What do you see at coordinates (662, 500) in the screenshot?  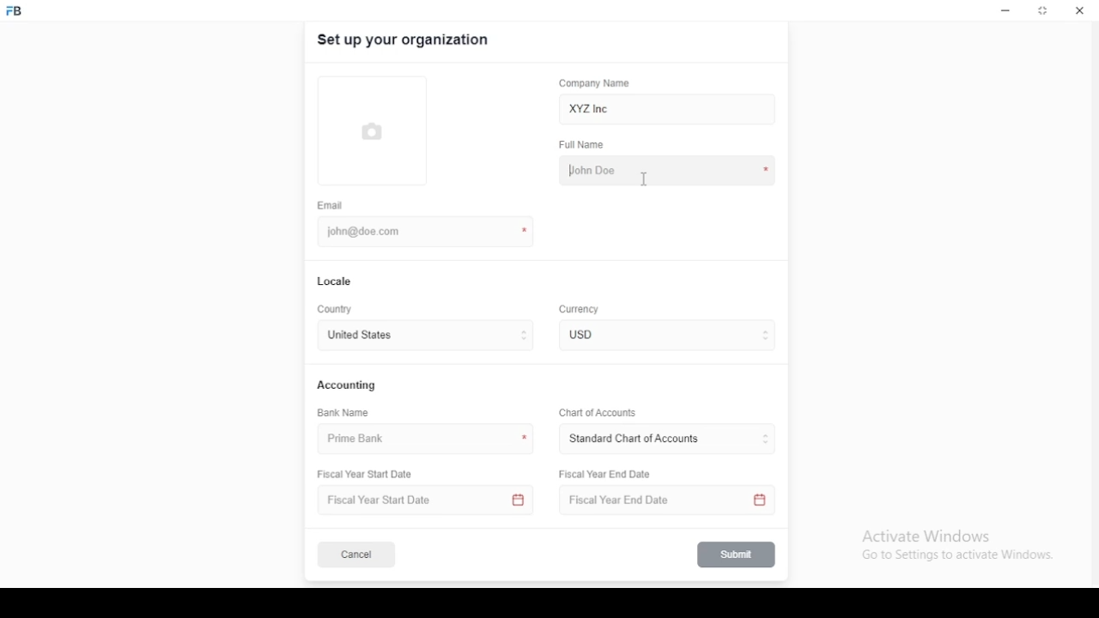 I see `Fiscal Year End Date` at bounding box center [662, 500].